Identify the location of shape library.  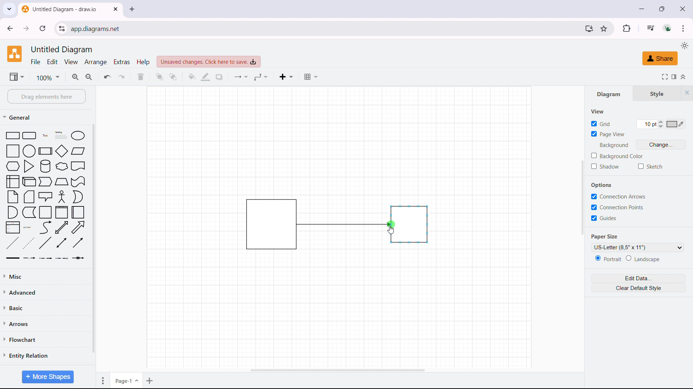
(45, 196).